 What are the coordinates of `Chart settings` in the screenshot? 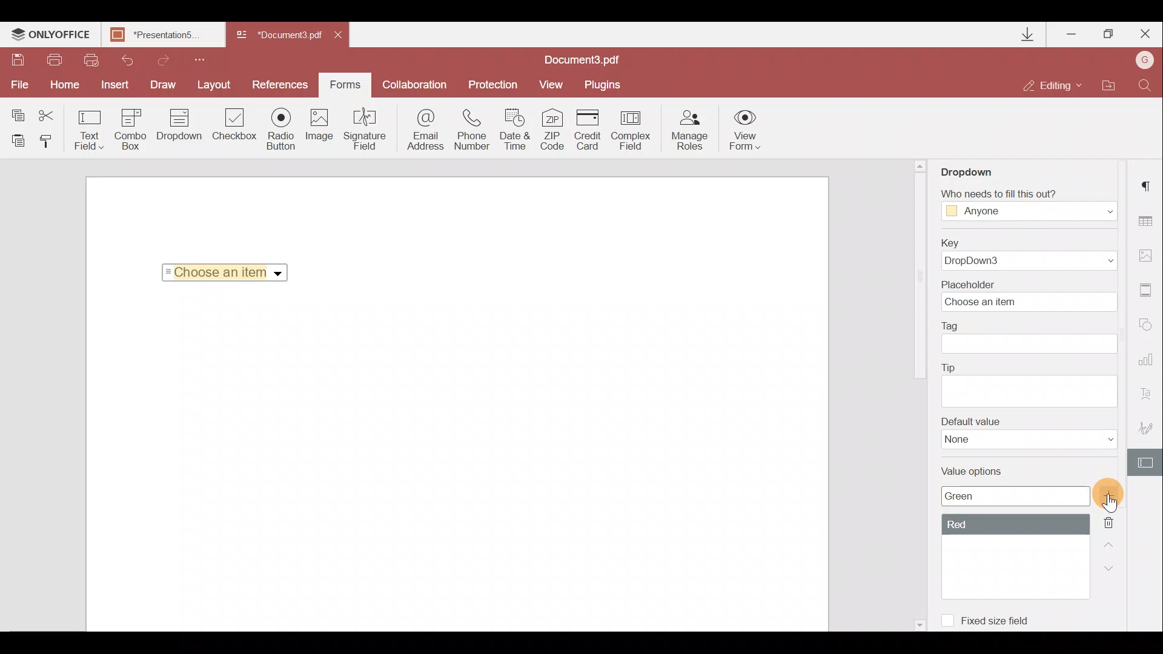 It's located at (1148, 360).